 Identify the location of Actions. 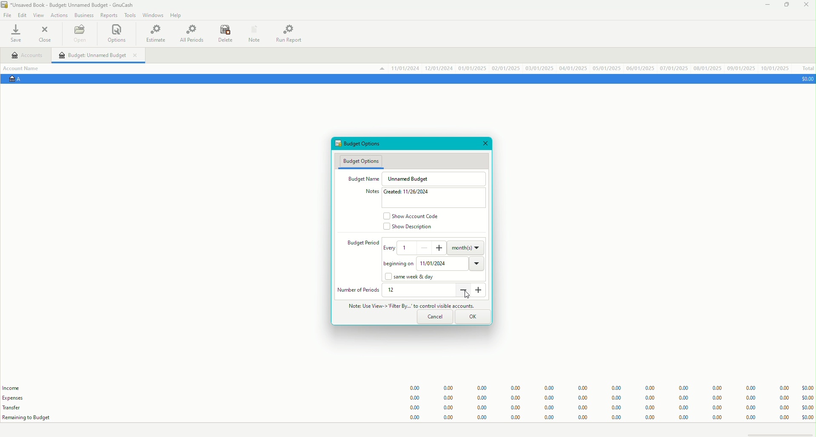
(59, 15).